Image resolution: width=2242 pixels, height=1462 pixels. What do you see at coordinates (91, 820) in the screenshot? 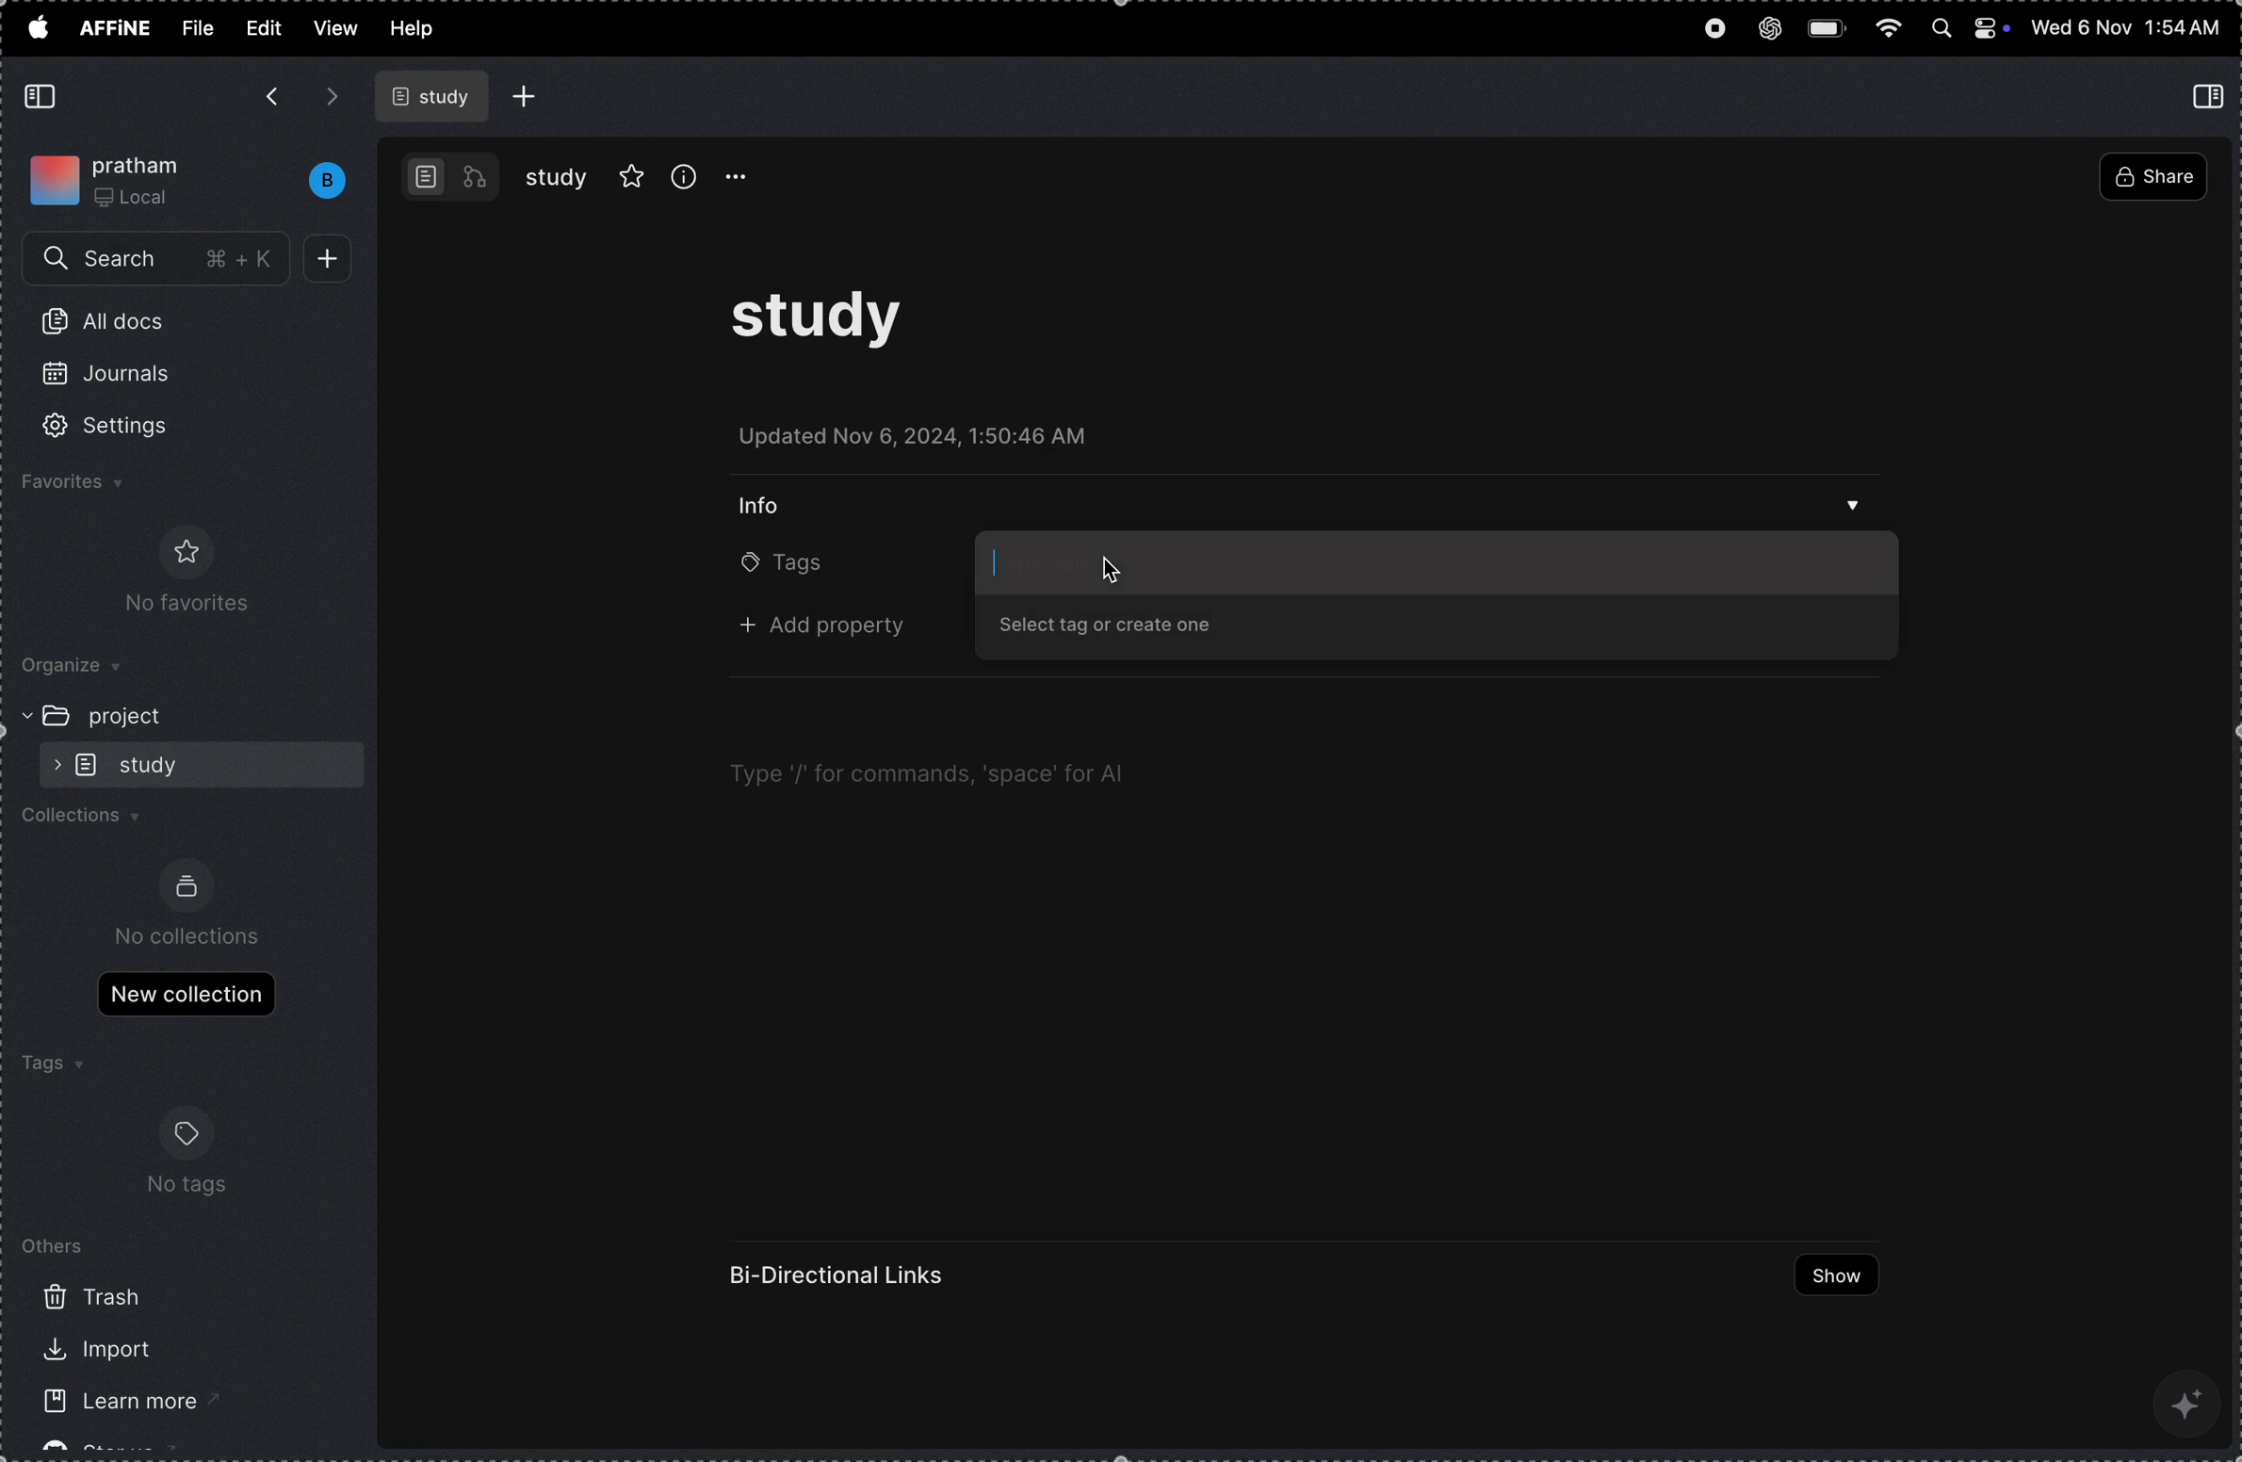
I see `collections` at bounding box center [91, 820].